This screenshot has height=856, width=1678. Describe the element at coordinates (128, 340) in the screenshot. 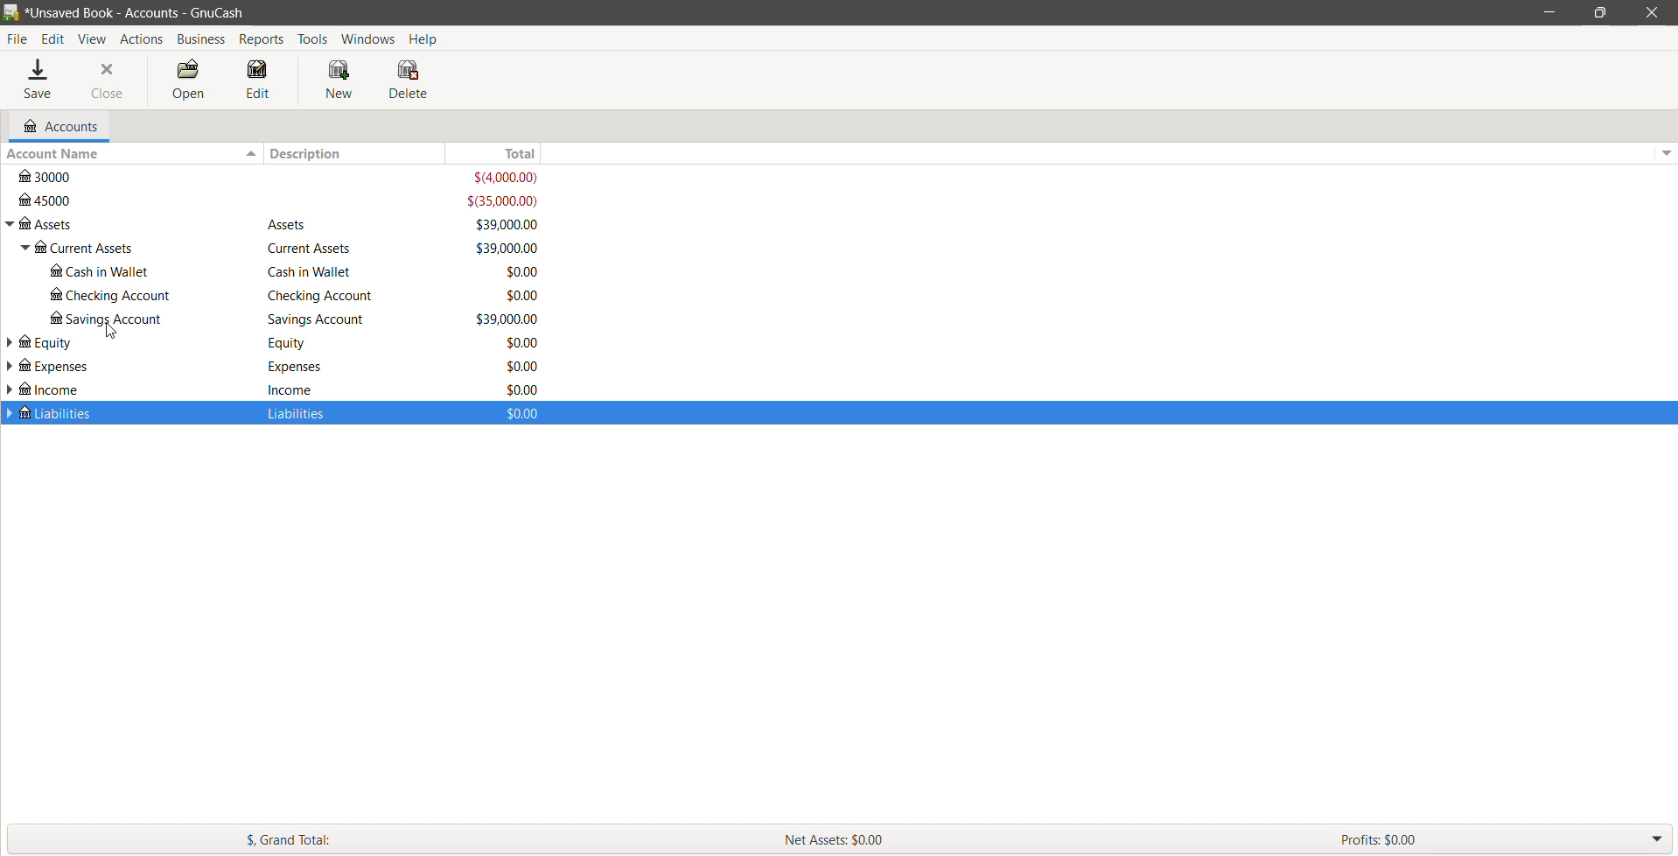

I see `Equity` at that location.